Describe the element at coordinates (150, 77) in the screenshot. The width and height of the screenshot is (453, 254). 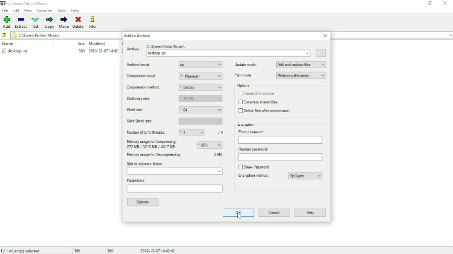
I see `Compression level` at that location.